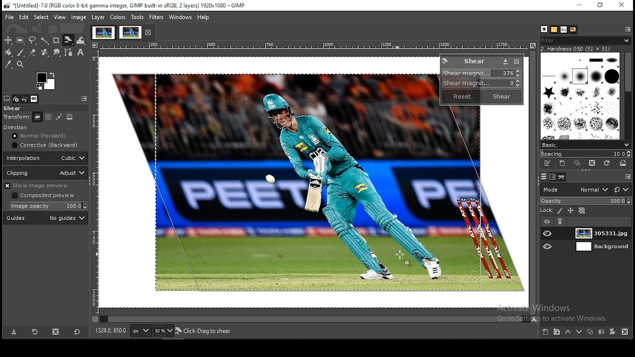  Describe the element at coordinates (315, 319) in the screenshot. I see `scroll bar` at that location.